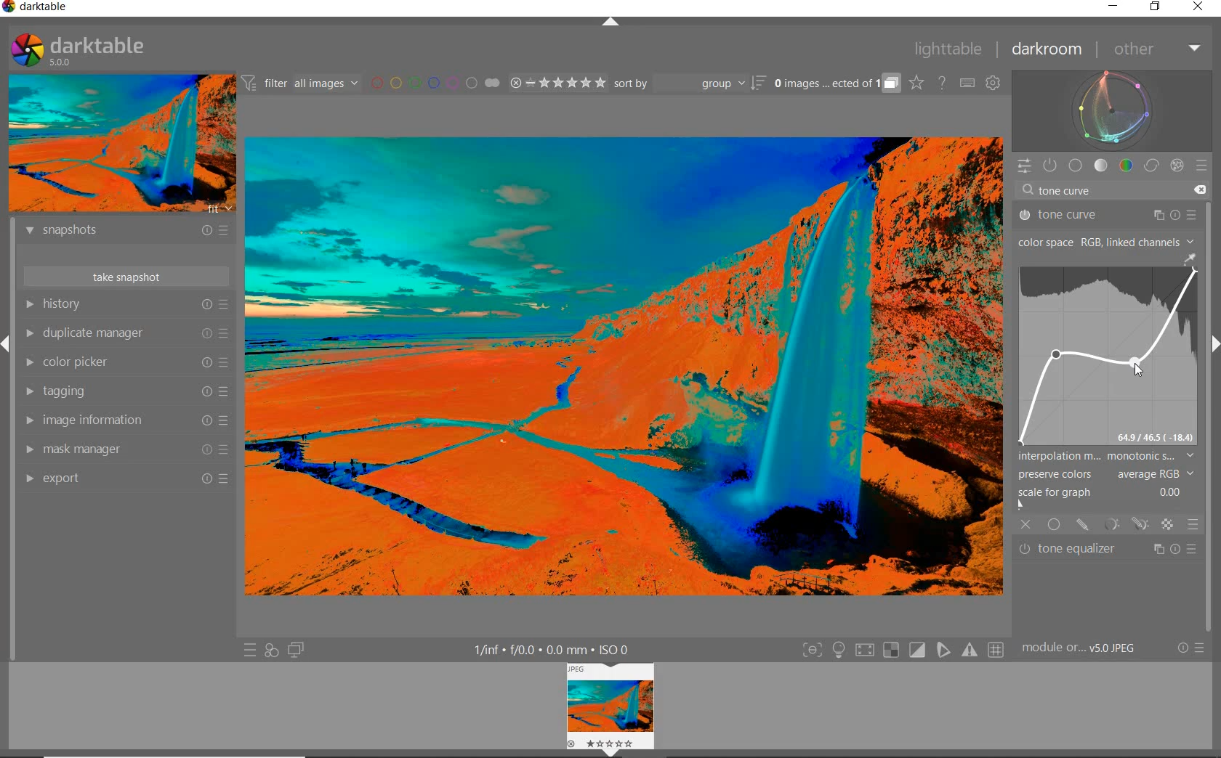  What do you see at coordinates (7, 346) in the screenshot?
I see `Expand/Collapse` at bounding box center [7, 346].